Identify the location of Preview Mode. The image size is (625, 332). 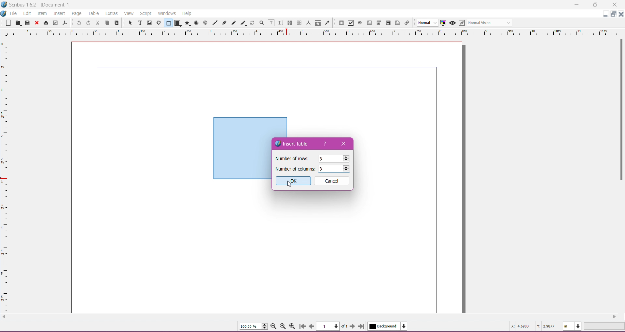
(452, 23).